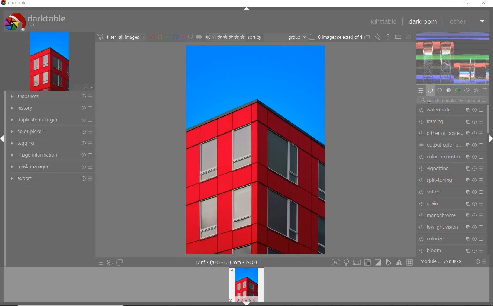 The height and width of the screenshot is (306, 493). What do you see at coordinates (453, 57) in the screenshot?
I see `waveform` at bounding box center [453, 57].